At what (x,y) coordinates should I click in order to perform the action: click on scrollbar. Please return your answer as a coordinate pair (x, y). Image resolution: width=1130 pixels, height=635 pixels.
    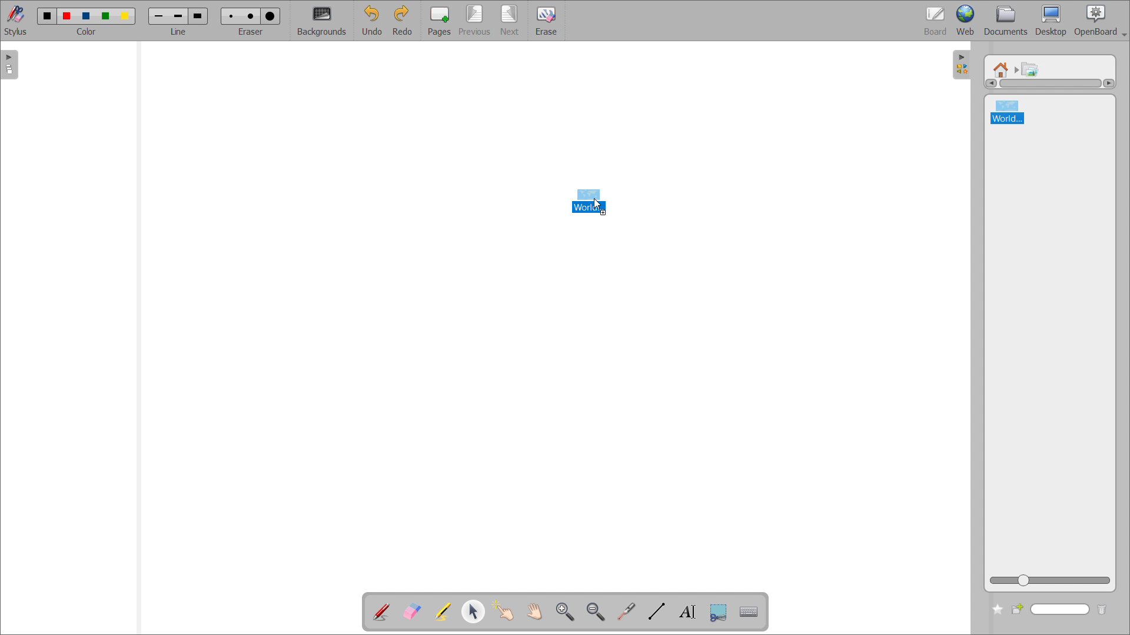
    Looking at the image, I should click on (1051, 83).